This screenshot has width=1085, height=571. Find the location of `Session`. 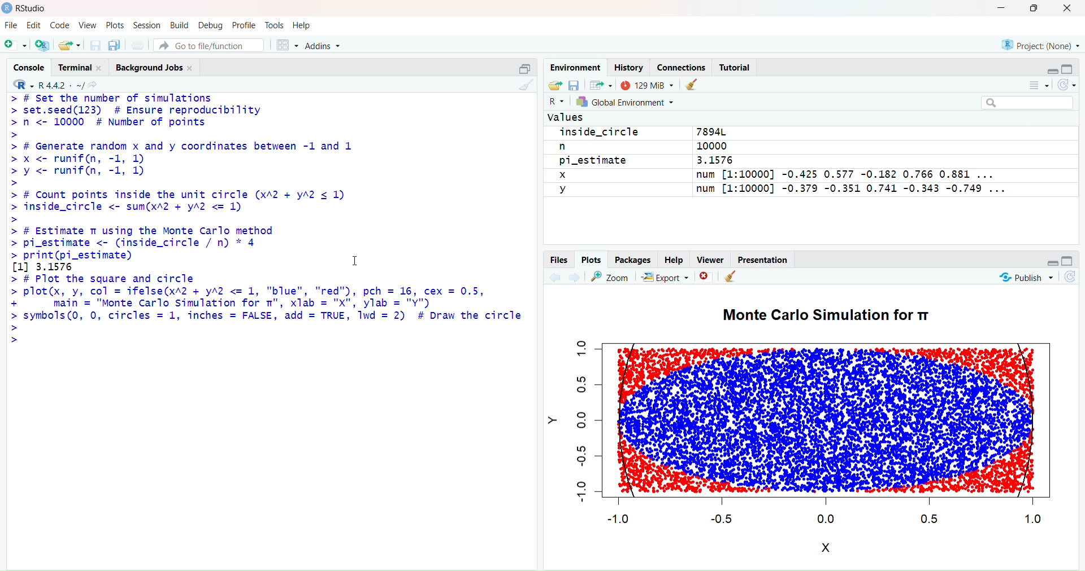

Session is located at coordinates (146, 24).